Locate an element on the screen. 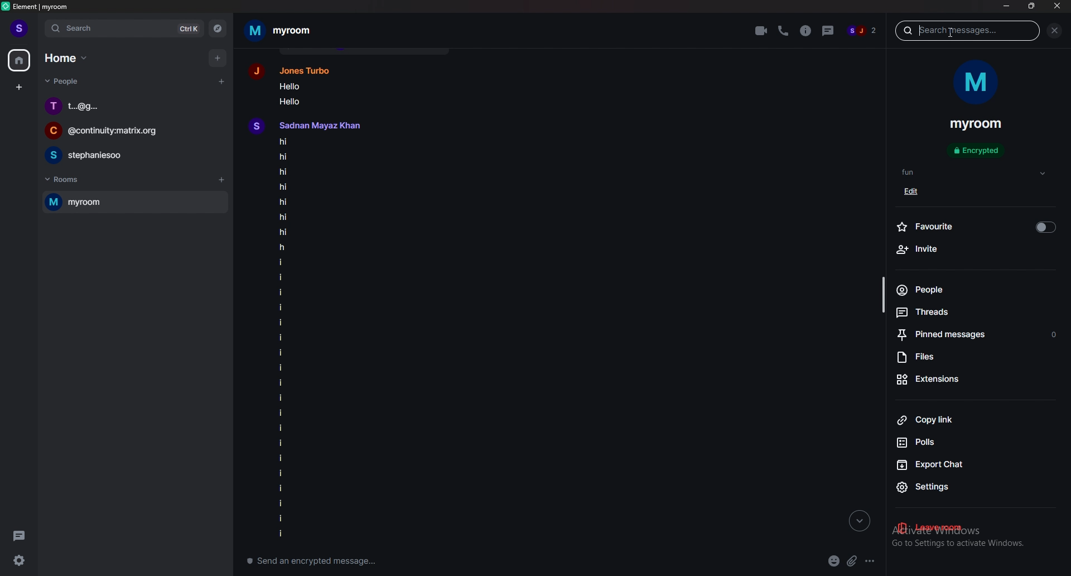 The width and height of the screenshot is (1071, 576). home is located at coordinates (69, 58).